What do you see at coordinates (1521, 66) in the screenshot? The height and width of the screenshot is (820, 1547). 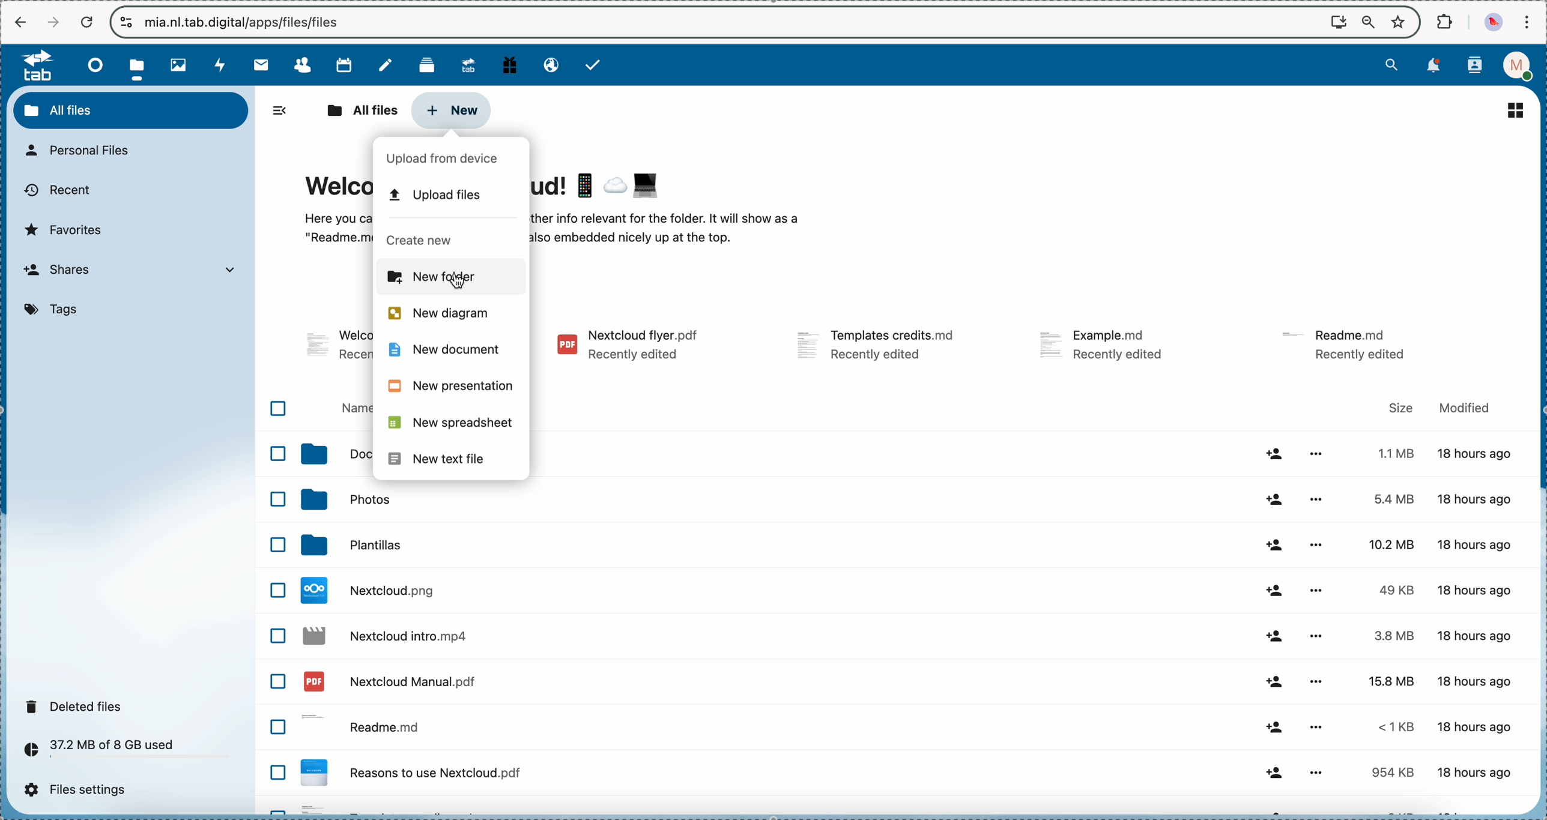 I see `profile` at bounding box center [1521, 66].